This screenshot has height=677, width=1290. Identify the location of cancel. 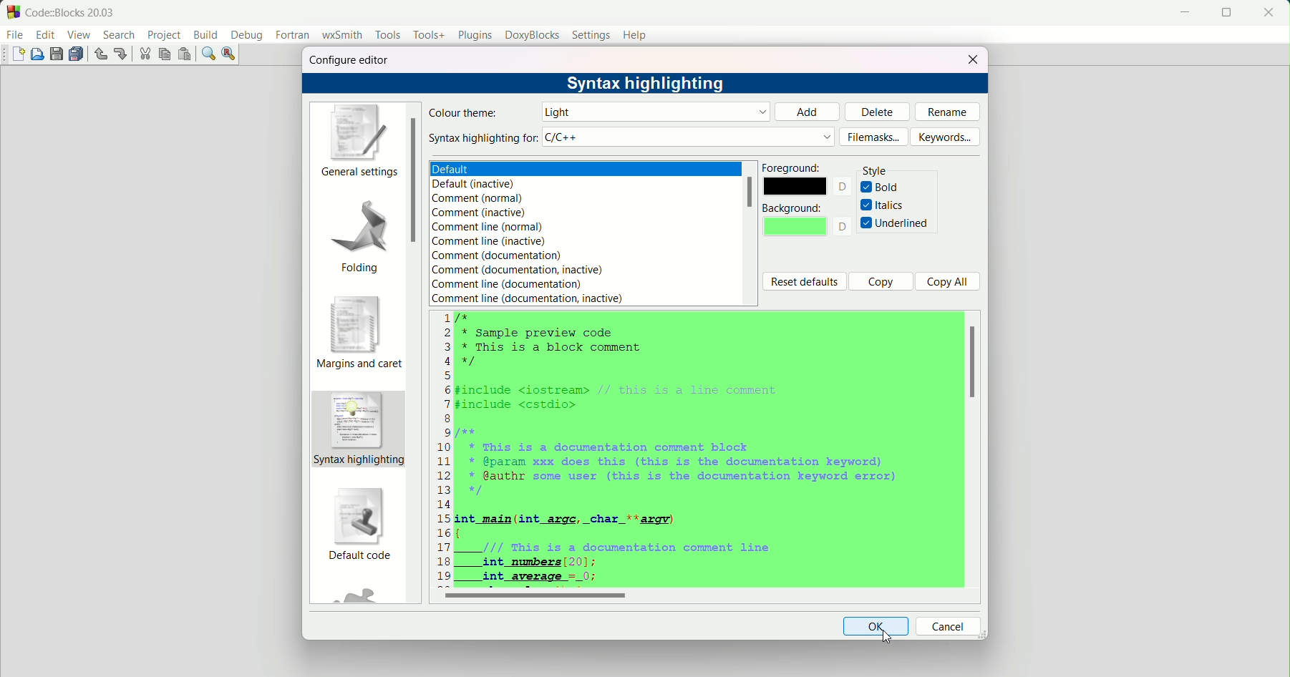
(947, 625).